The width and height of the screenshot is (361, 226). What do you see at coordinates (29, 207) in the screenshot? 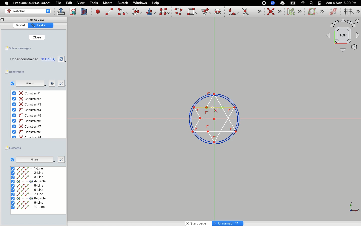
I see `10-line` at bounding box center [29, 207].